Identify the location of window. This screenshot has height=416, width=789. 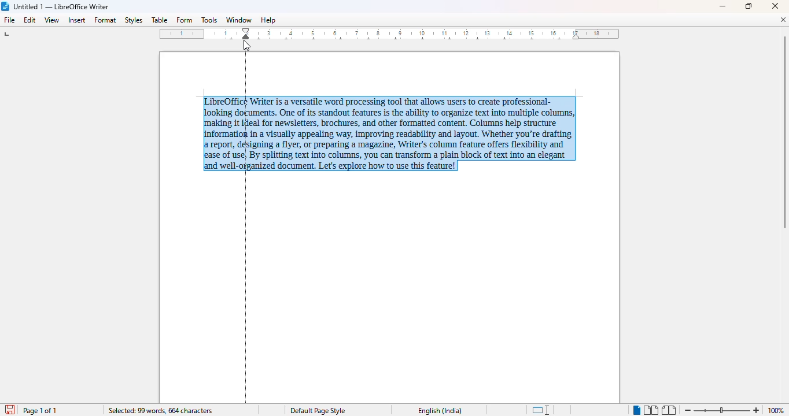
(239, 20).